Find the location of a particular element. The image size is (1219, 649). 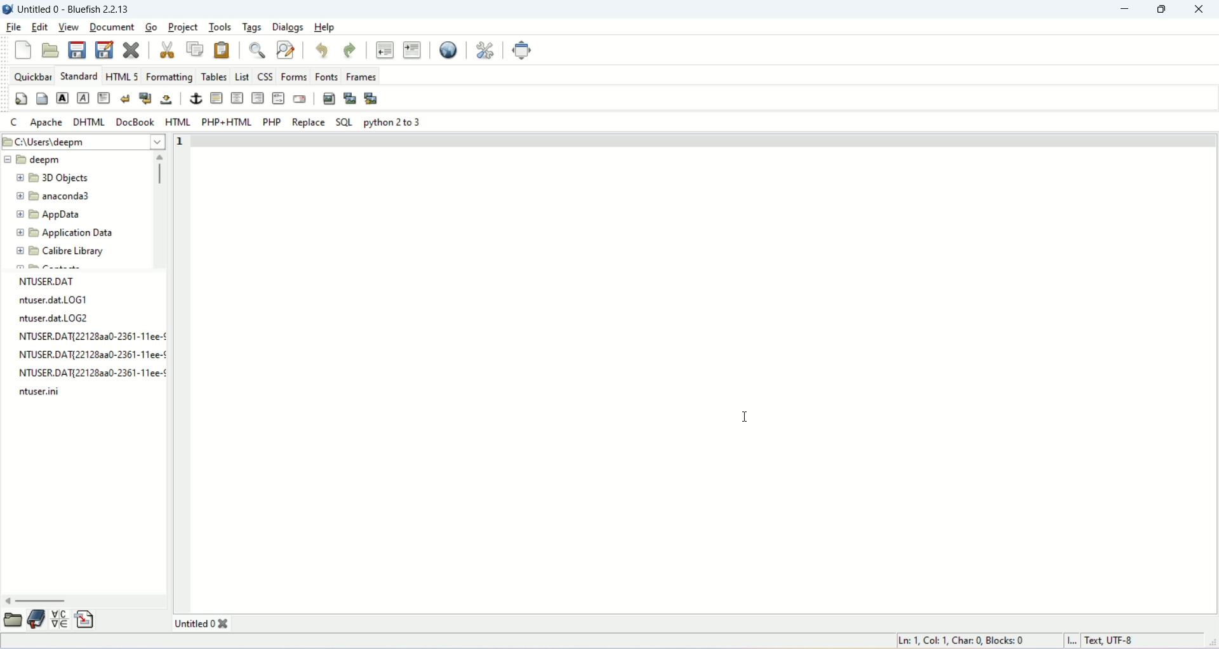

show find bar is located at coordinates (256, 50).